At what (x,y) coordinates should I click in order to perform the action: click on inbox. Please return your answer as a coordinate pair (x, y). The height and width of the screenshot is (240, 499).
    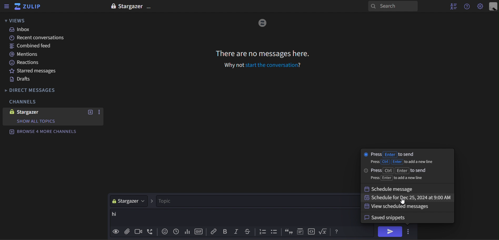
    Looking at the image, I should click on (39, 29).